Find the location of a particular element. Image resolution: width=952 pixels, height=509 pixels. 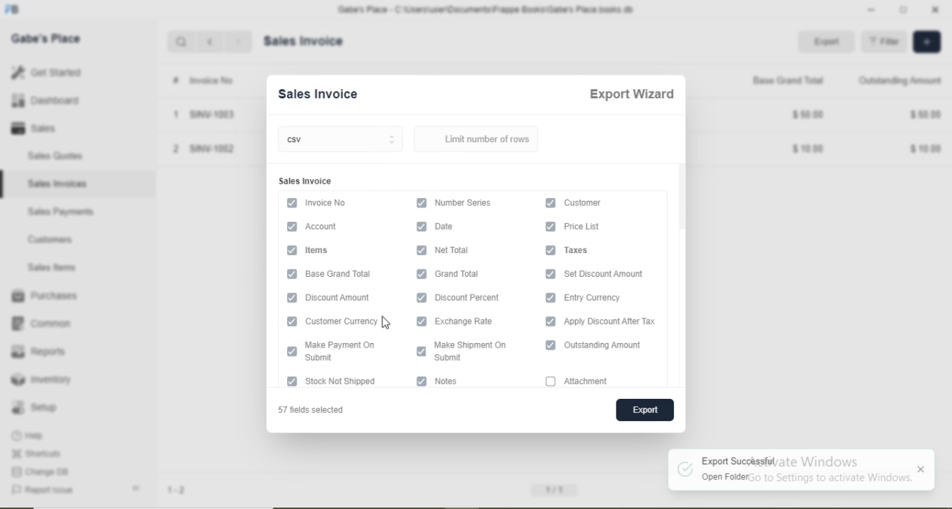

Export Wizard is located at coordinates (631, 95).